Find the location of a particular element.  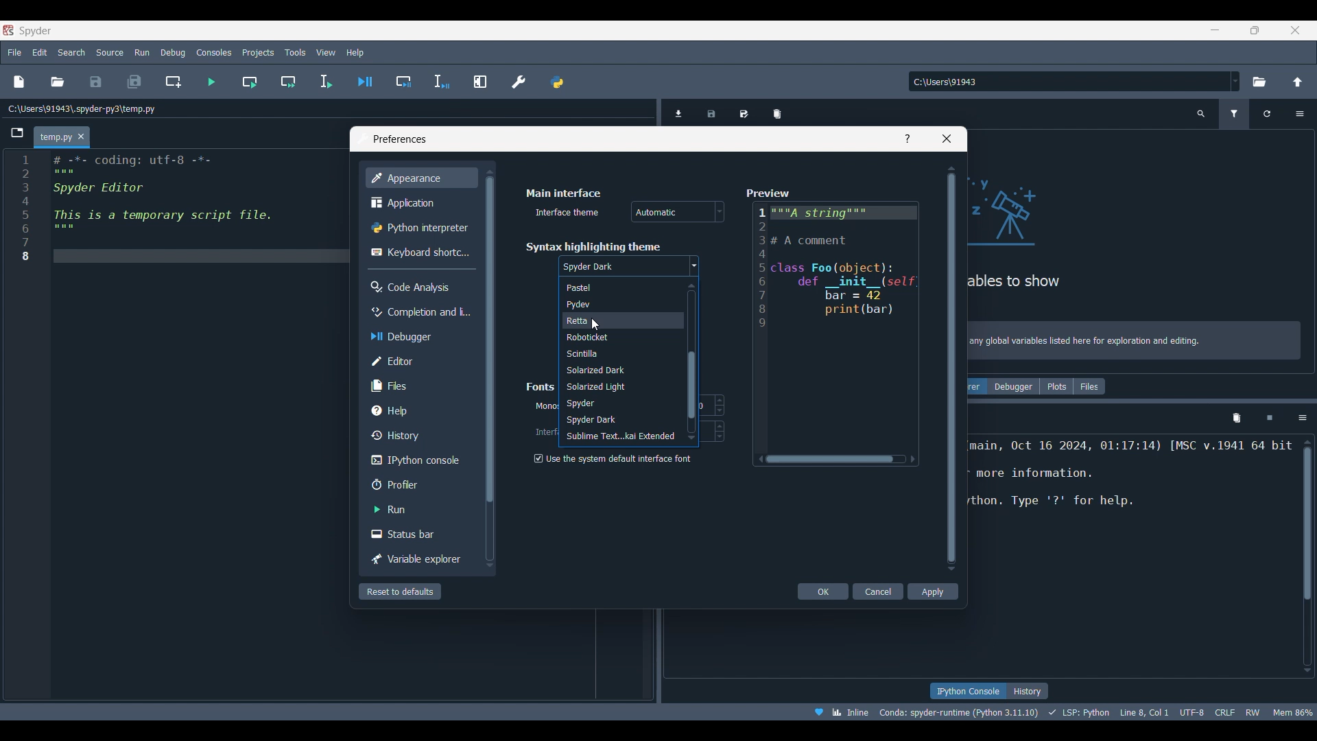

Location options is located at coordinates (1235, 81).